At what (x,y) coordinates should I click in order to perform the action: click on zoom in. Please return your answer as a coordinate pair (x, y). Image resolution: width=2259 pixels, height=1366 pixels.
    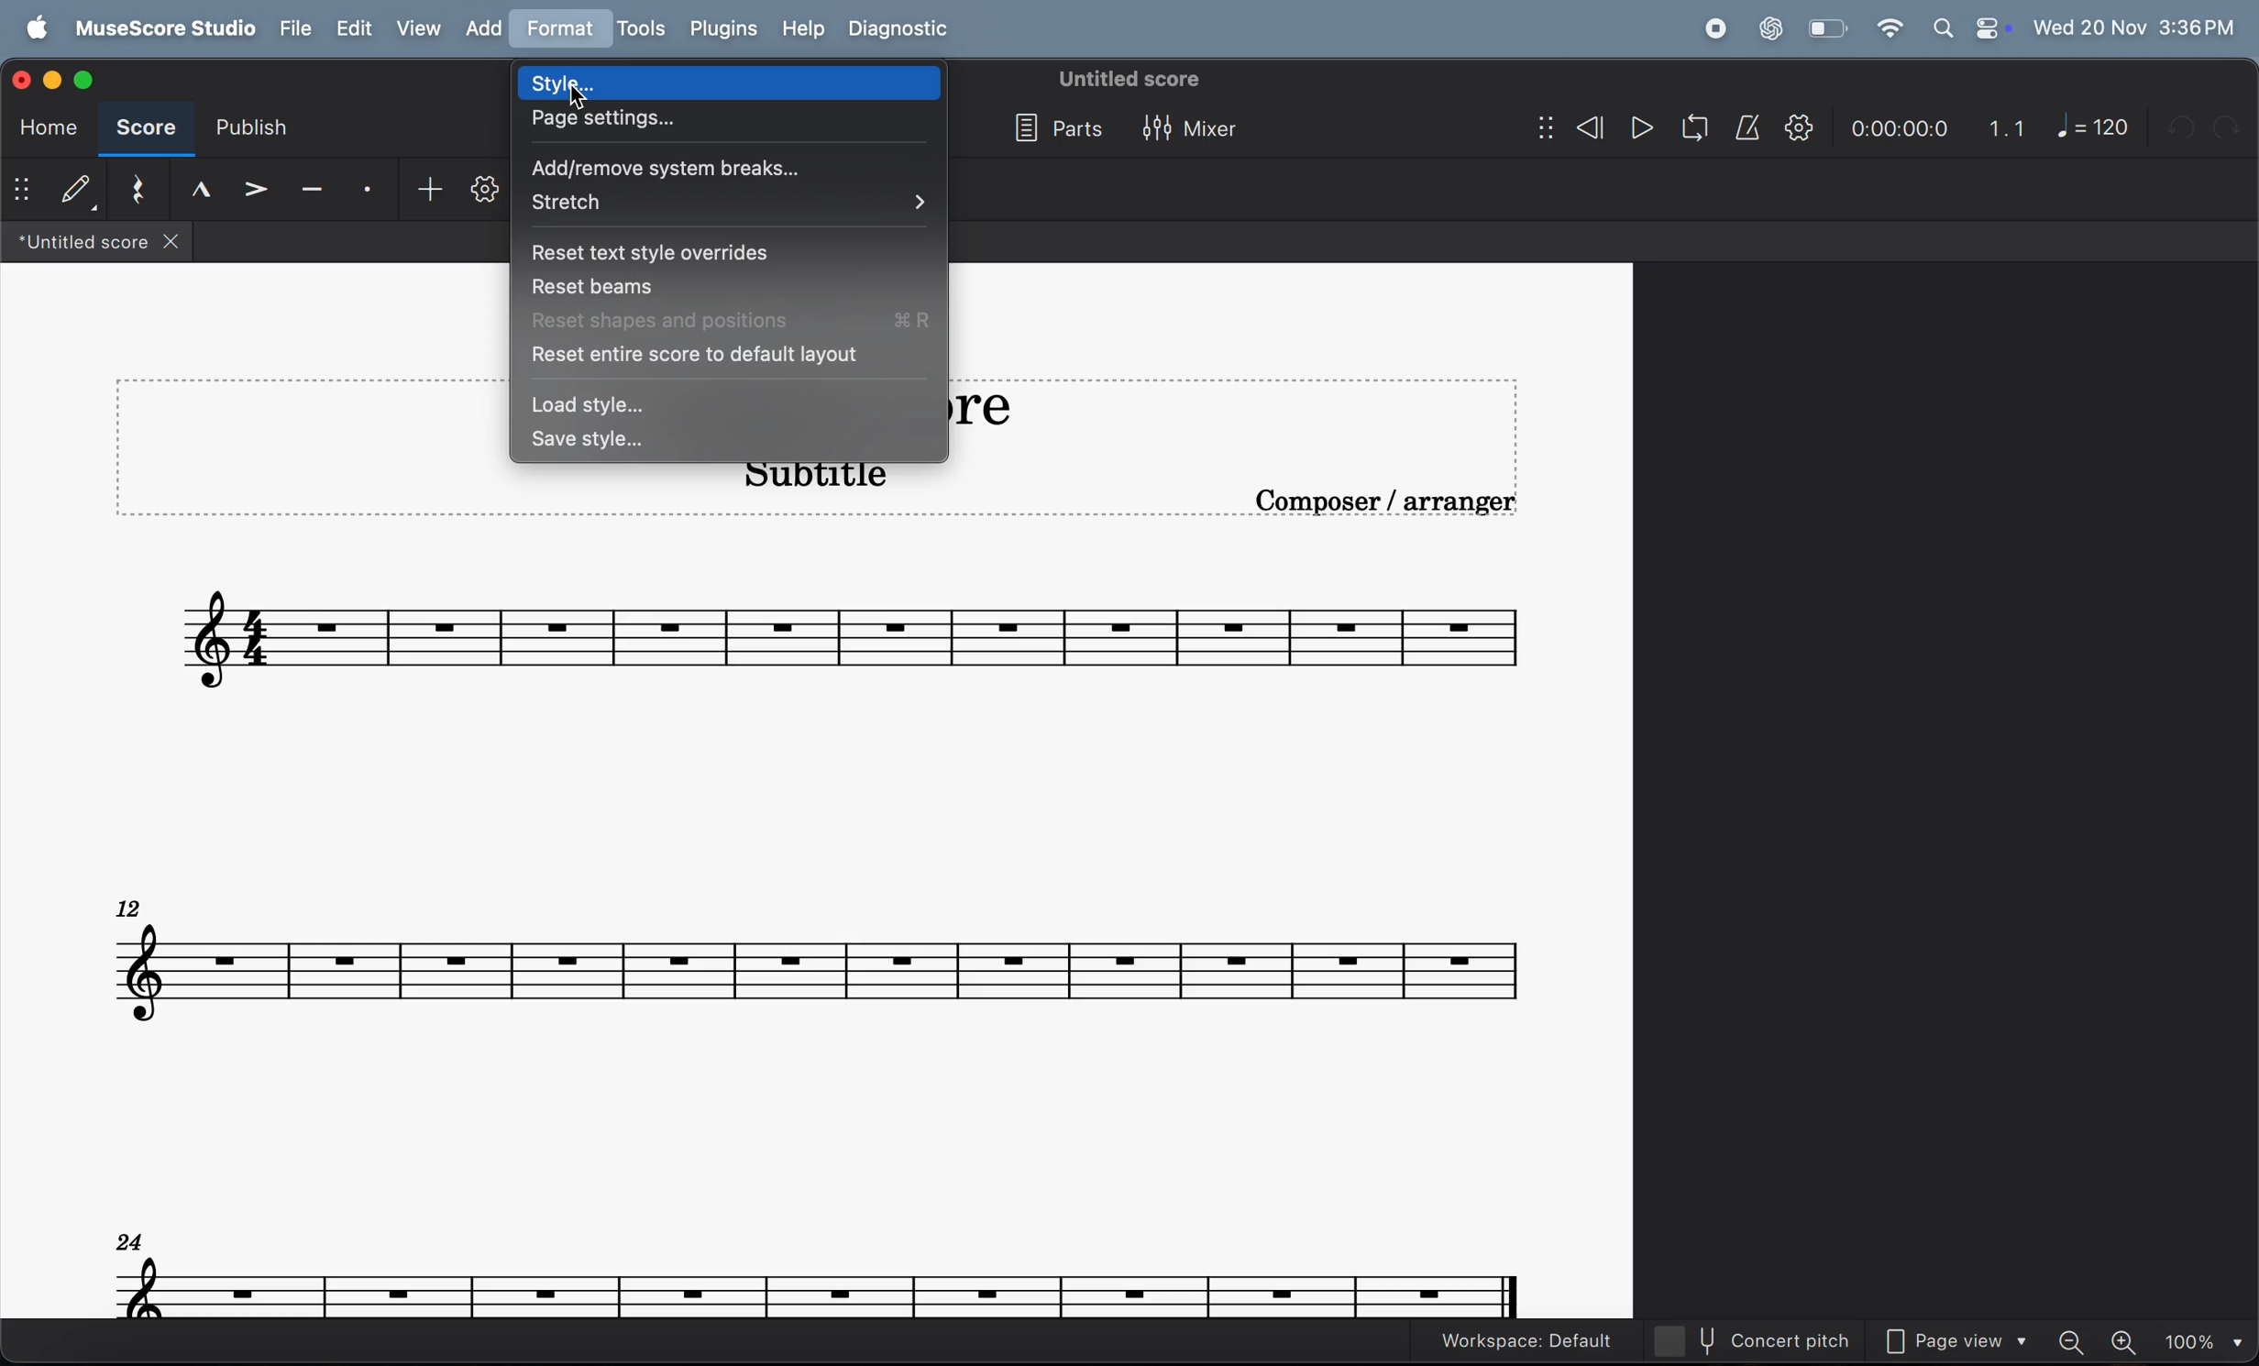
    Looking at the image, I should click on (2126, 1341).